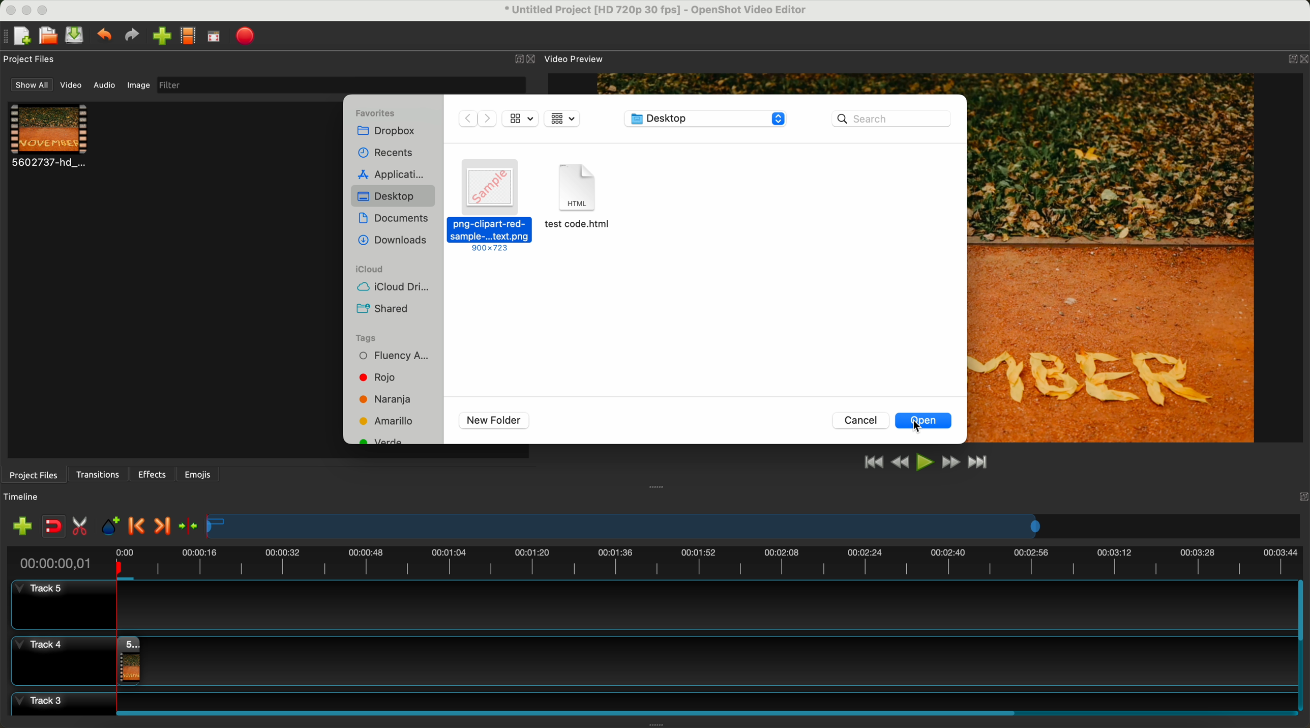 The height and width of the screenshot is (728, 1310). I want to click on tags, so click(380, 336).